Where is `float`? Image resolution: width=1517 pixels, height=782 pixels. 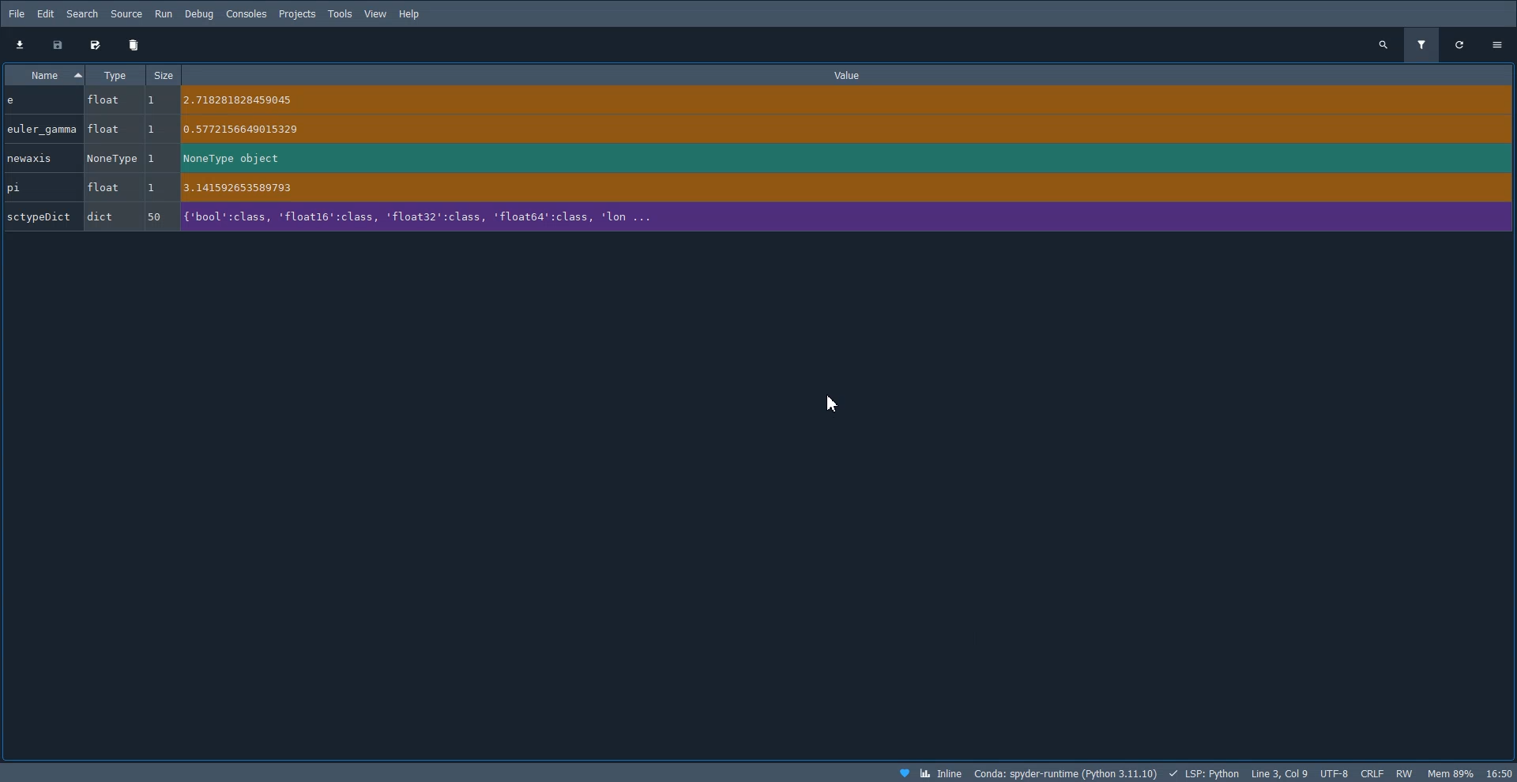 float is located at coordinates (102, 130).